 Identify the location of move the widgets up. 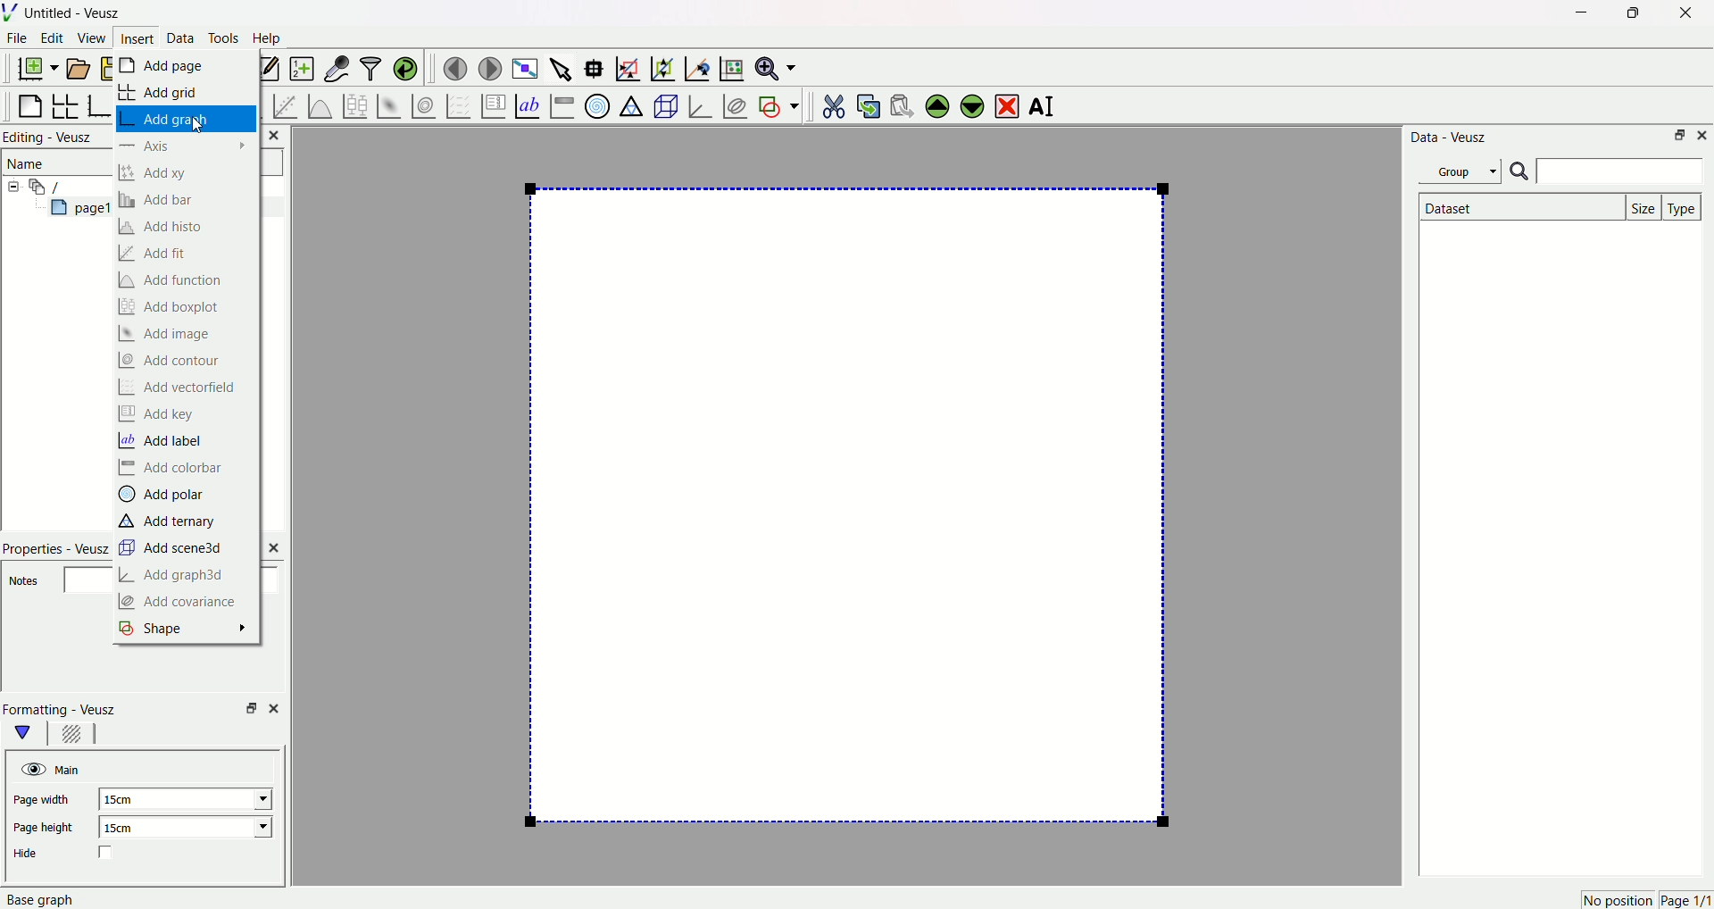
(937, 104).